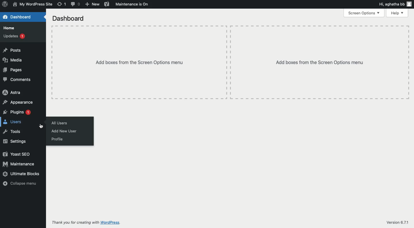 The height and width of the screenshot is (228, 414). What do you see at coordinates (22, 175) in the screenshot?
I see `Ultimate blocks` at bounding box center [22, 175].